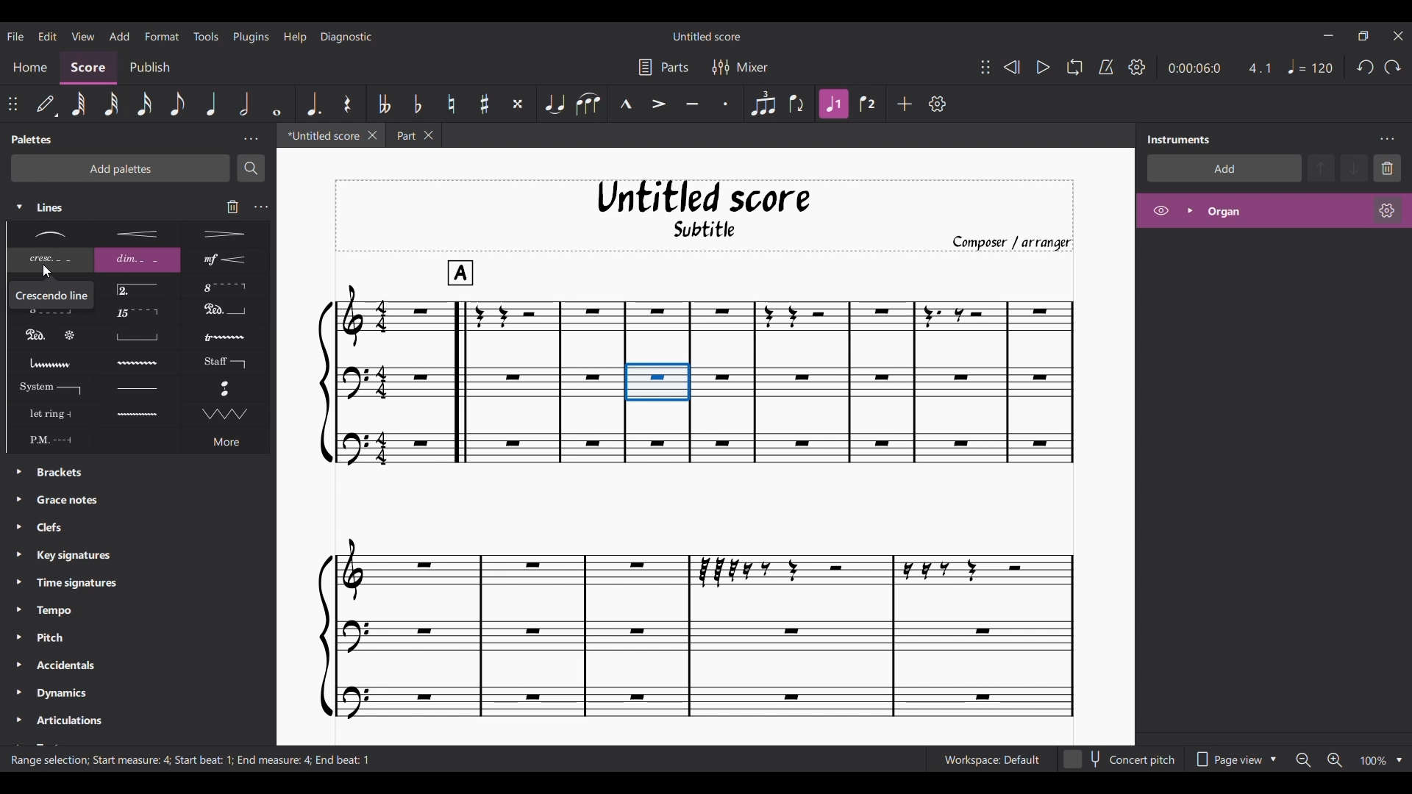 The image size is (1412, 794). What do you see at coordinates (46, 104) in the screenshot?
I see `Default` at bounding box center [46, 104].